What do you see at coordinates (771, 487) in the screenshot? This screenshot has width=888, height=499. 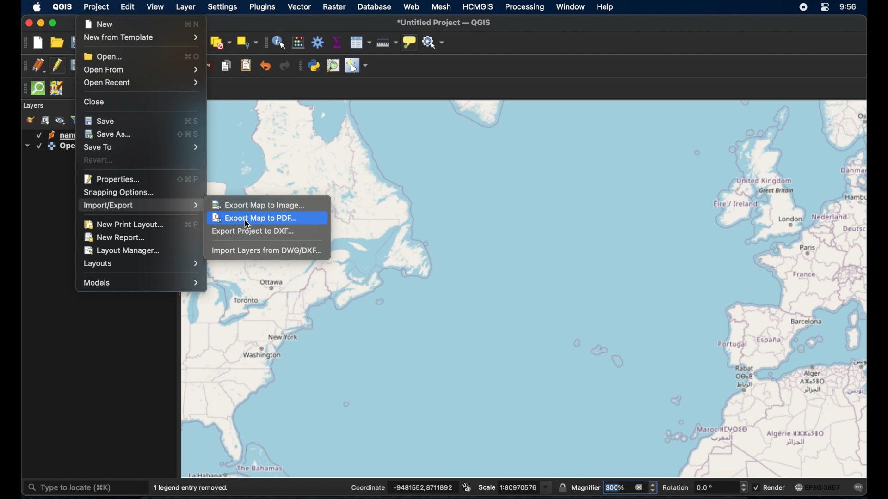 I see `render` at bounding box center [771, 487].